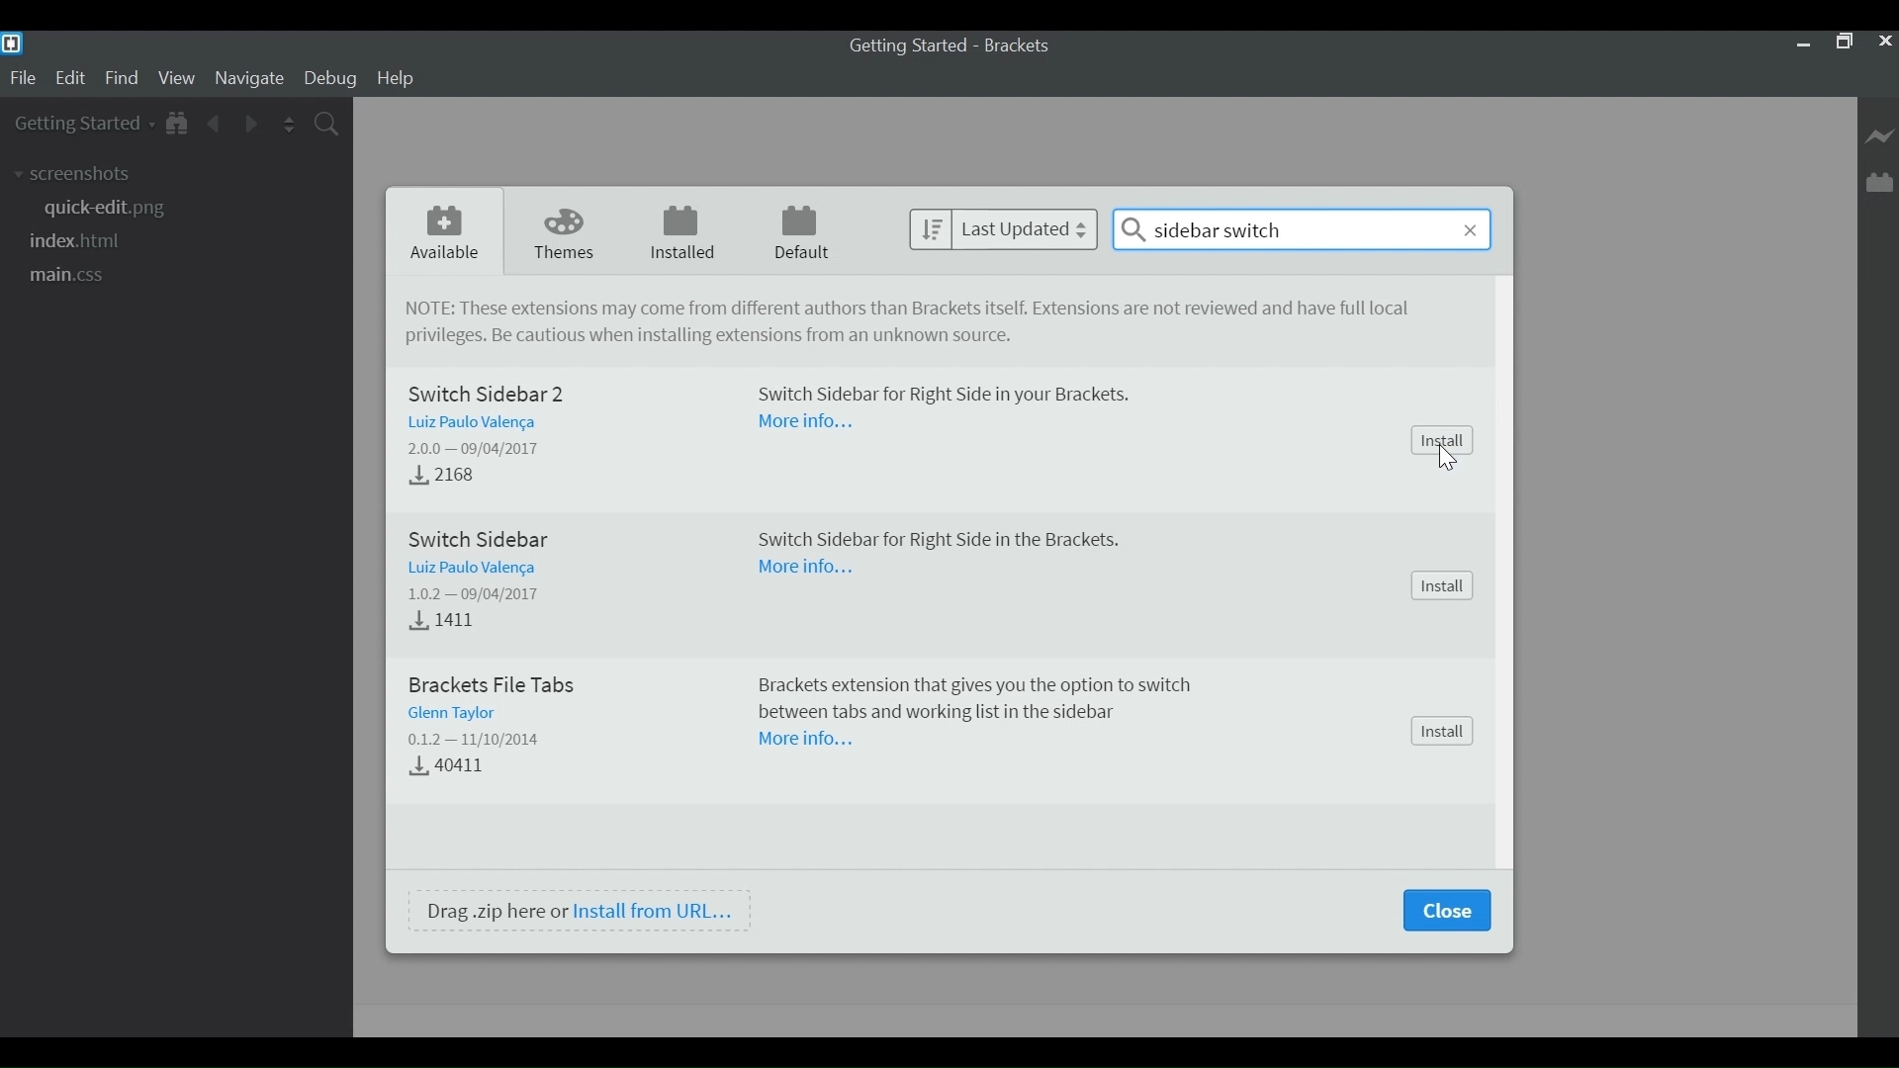 The height and width of the screenshot is (1068, 1899). I want to click on 1.0.2 — 09/04/2017, so click(472, 595).